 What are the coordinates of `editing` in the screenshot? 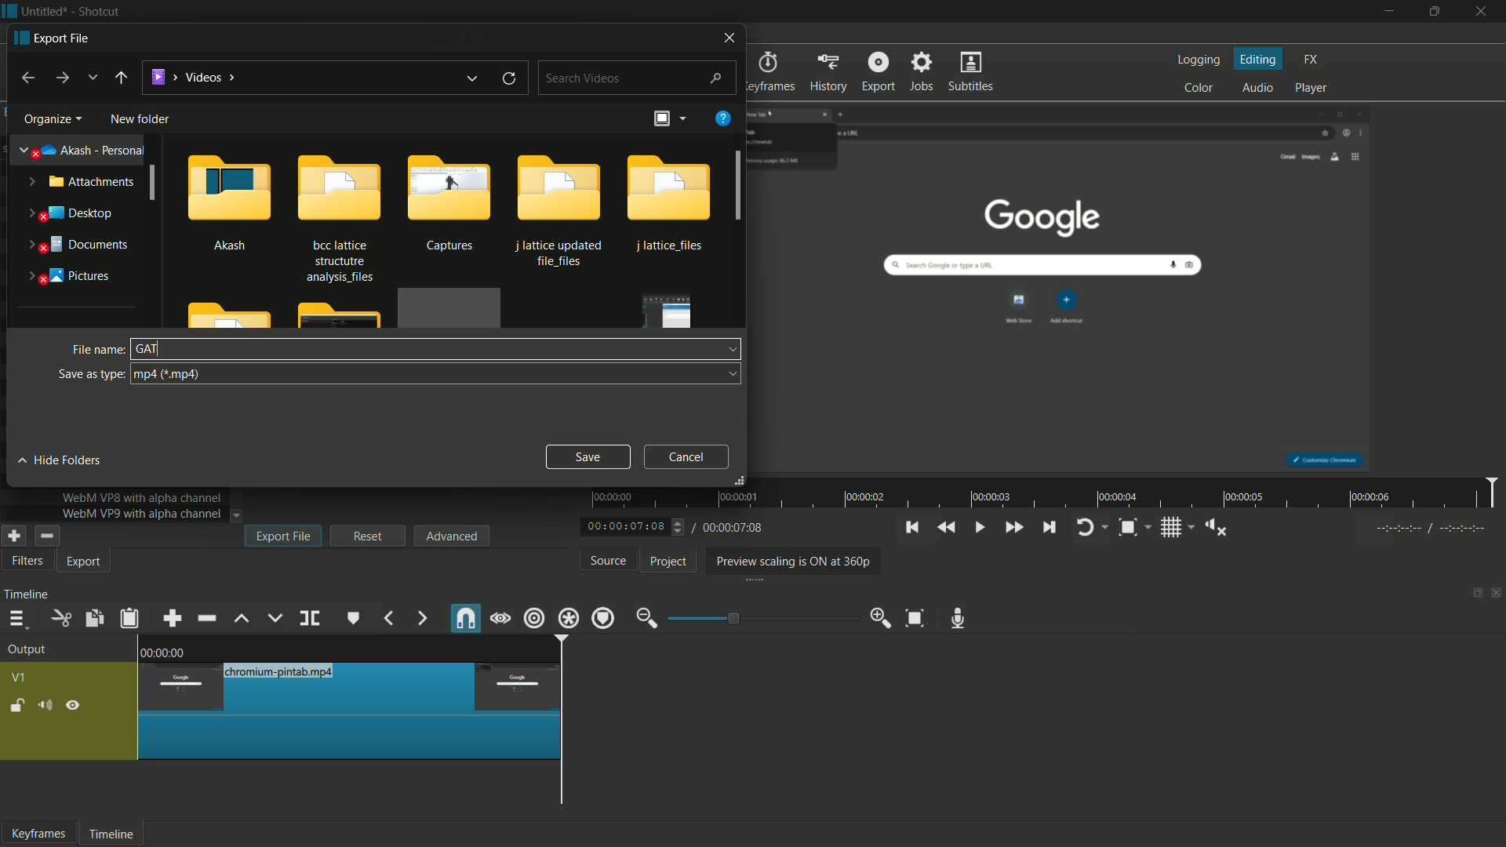 It's located at (1260, 60).